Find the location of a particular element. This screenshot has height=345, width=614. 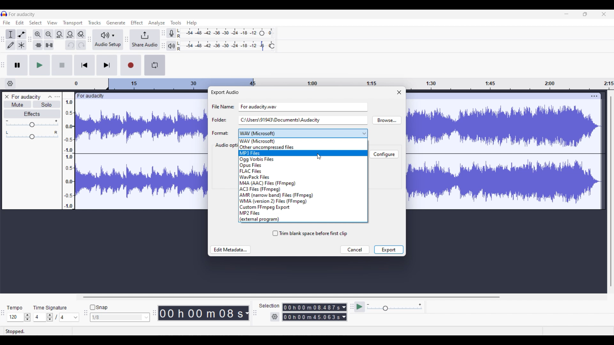

Indicates selection duration is located at coordinates (269, 306).